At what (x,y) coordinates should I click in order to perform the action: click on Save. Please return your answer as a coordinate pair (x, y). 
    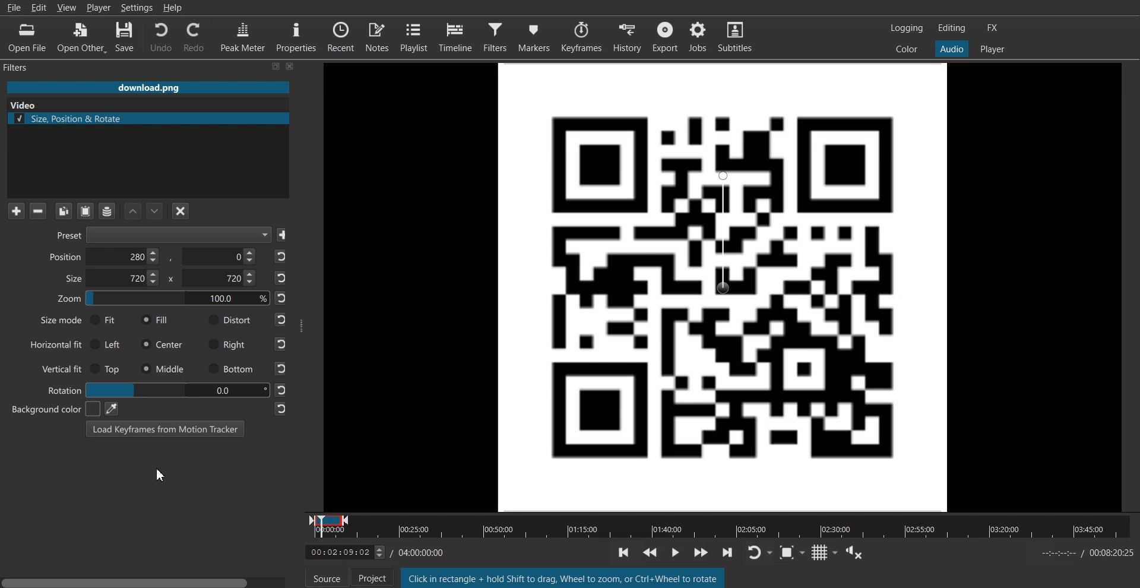
    Looking at the image, I should click on (284, 235).